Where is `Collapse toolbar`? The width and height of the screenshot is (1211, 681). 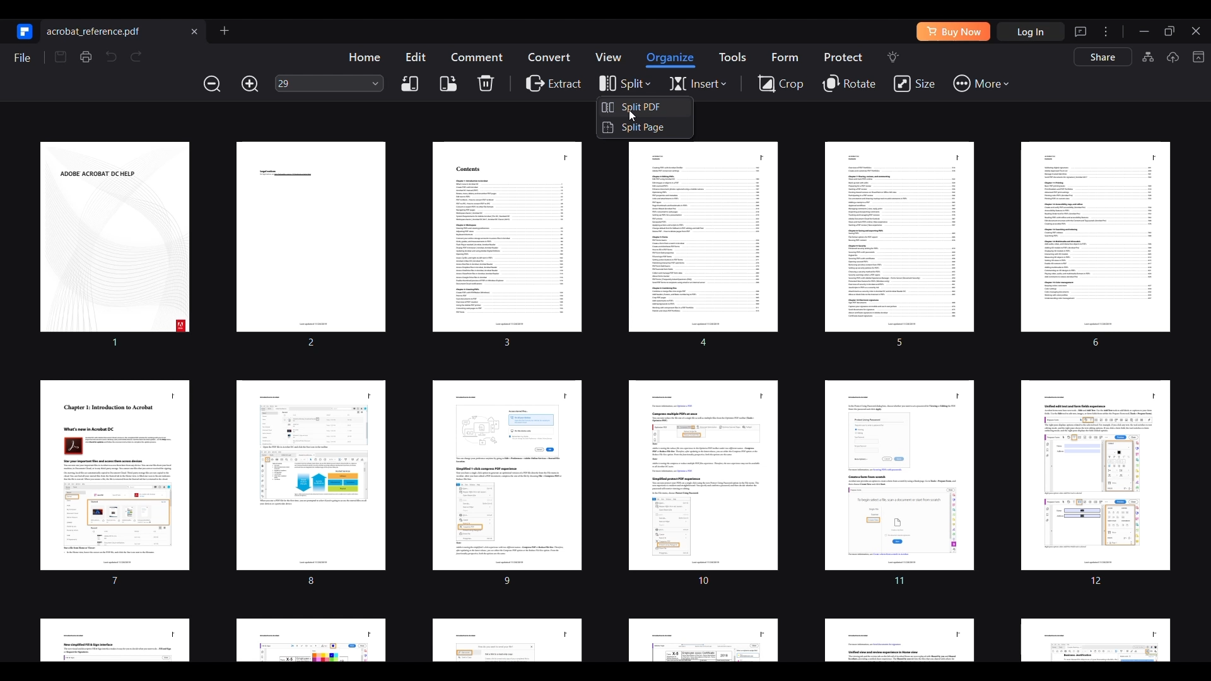
Collapse toolbar is located at coordinates (1198, 57).